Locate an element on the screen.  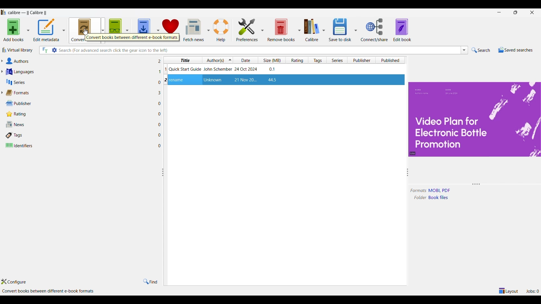
Expand formats is located at coordinates (2, 92).